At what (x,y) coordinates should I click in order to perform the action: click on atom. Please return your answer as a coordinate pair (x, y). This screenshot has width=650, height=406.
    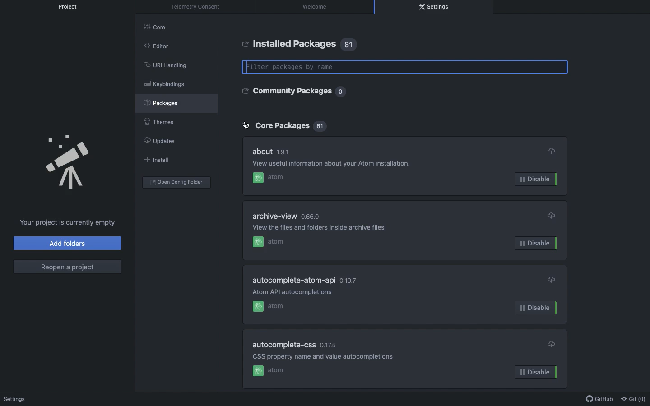
    Looking at the image, I should click on (268, 242).